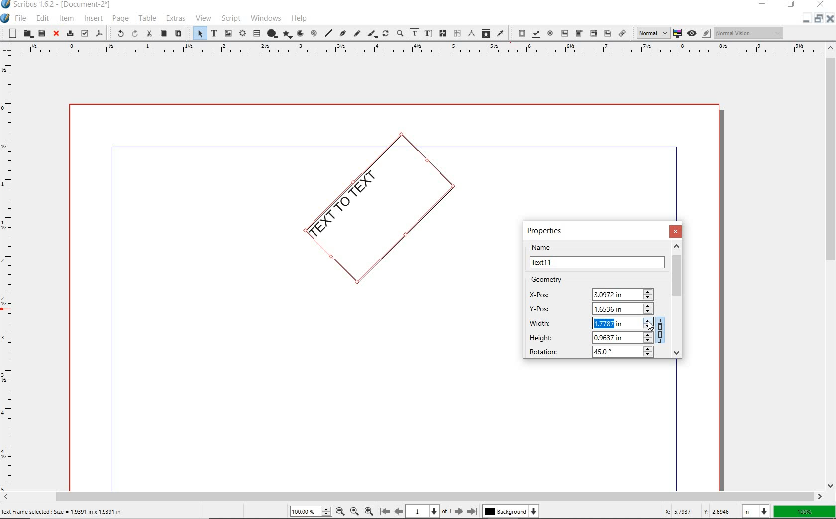 The image size is (836, 519). I want to click on ruler, so click(10, 276).